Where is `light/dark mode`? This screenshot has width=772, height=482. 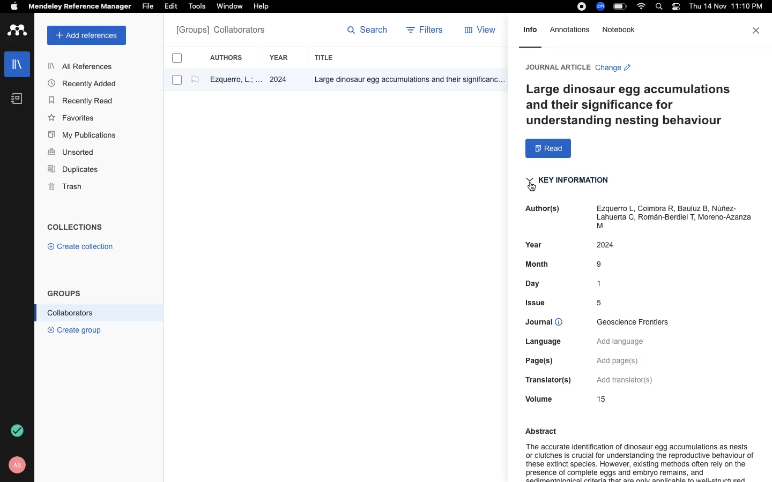 light/dark mode is located at coordinates (675, 6).